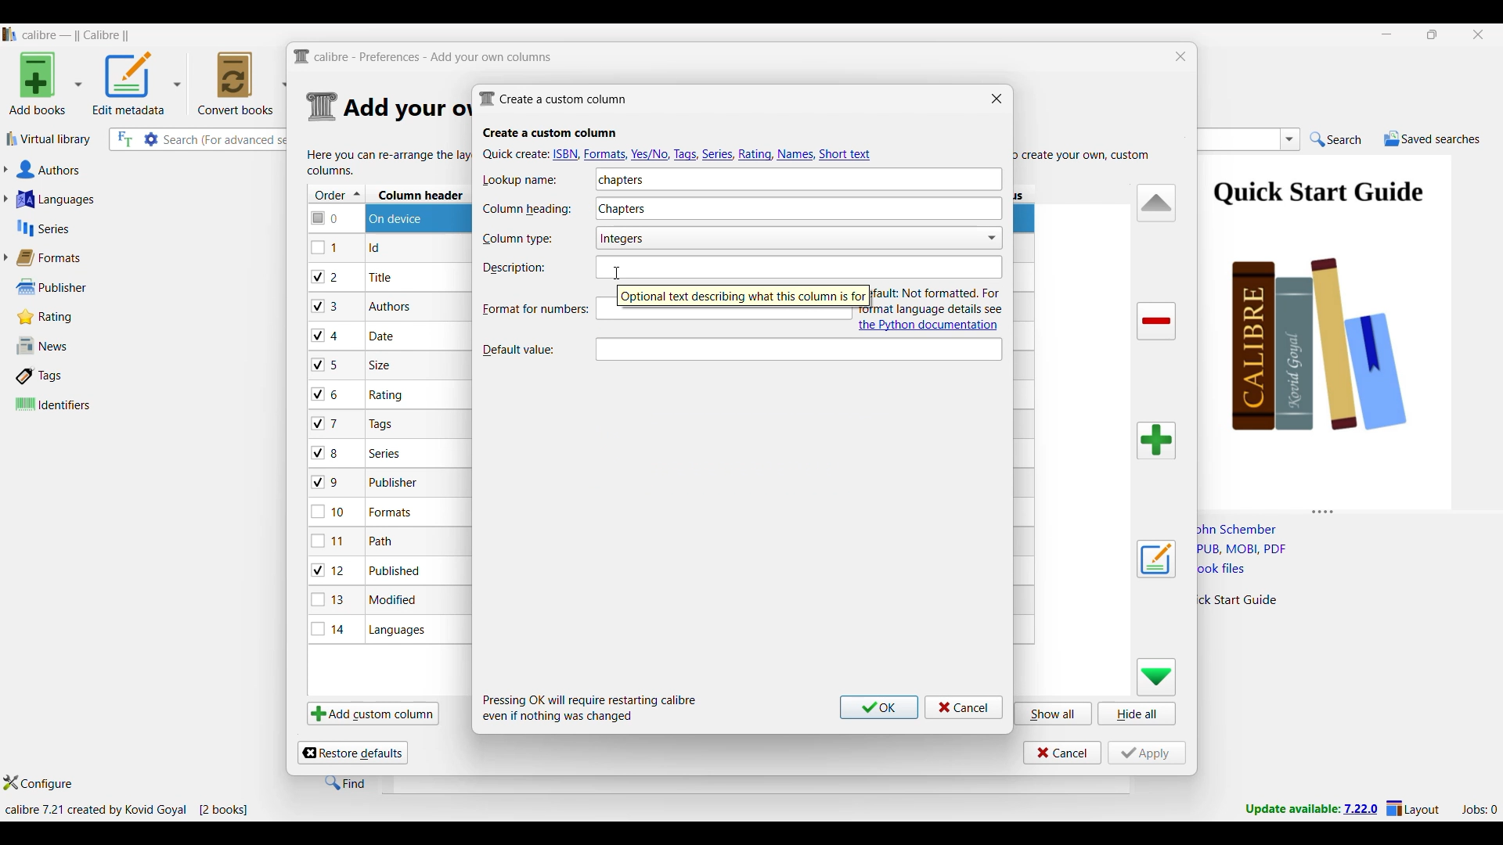 The width and height of the screenshot is (1503, 845). What do you see at coordinates (1479, 34) in the screenshot?
I see `Close interface` at bounding box center [1479, 34].